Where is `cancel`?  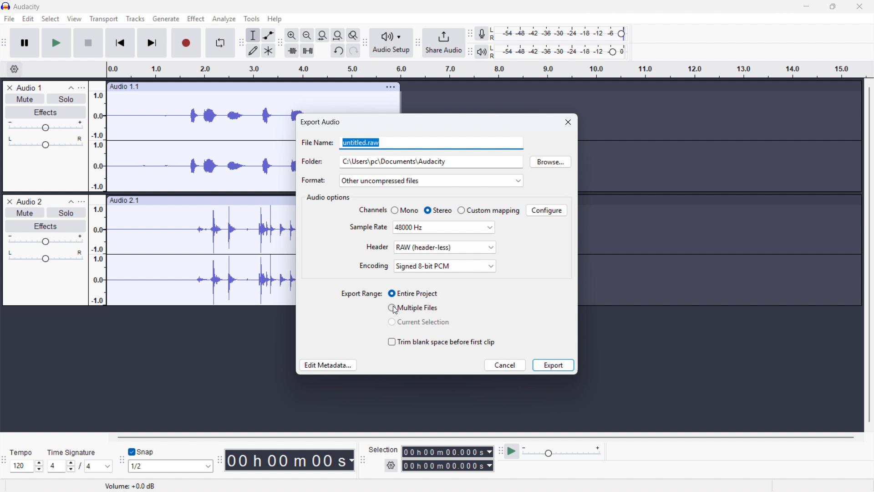 cancel is located at coordinates (505, 365).